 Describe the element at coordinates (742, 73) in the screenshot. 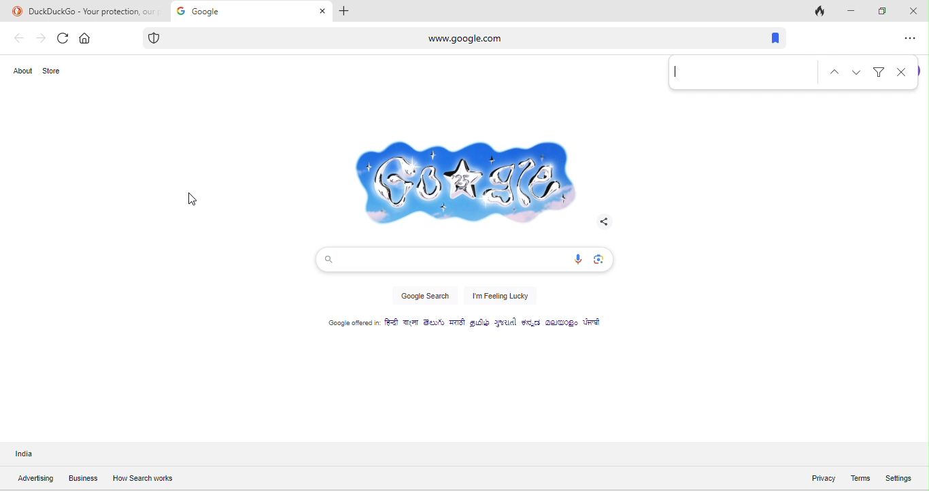

I see `Textfield` at that location.